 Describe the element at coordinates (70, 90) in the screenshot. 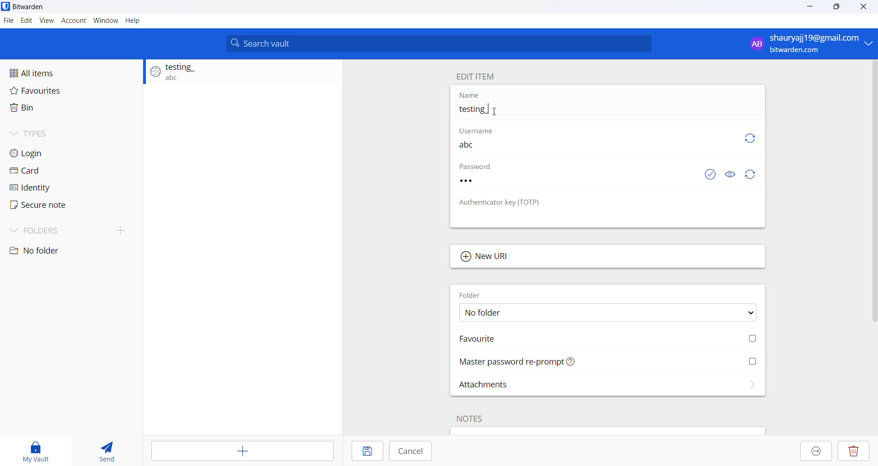

I see `Favourites` at that location.